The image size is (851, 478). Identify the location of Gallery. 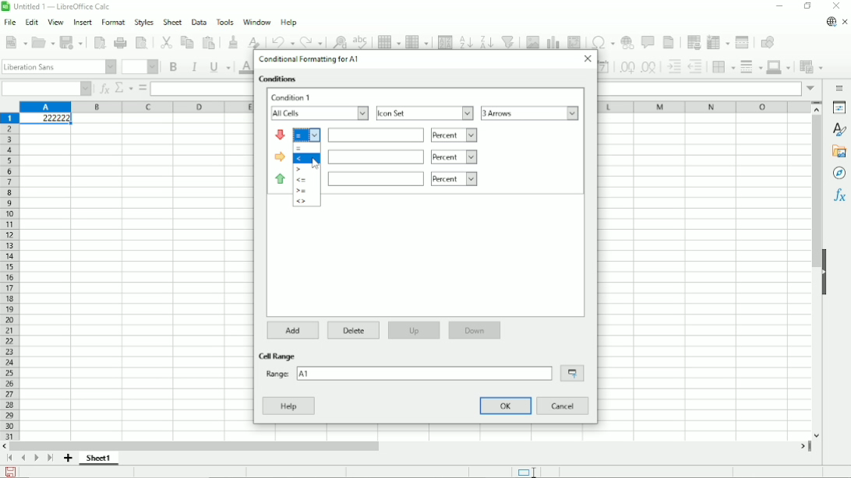
(839, 151).